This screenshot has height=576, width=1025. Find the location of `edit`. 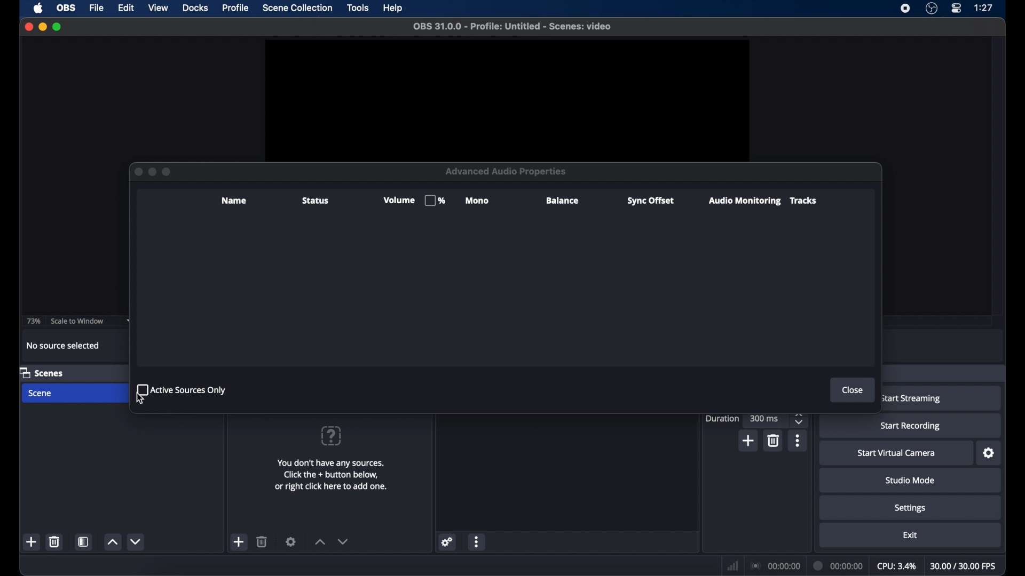

edit is located at coordinates (125, 9).